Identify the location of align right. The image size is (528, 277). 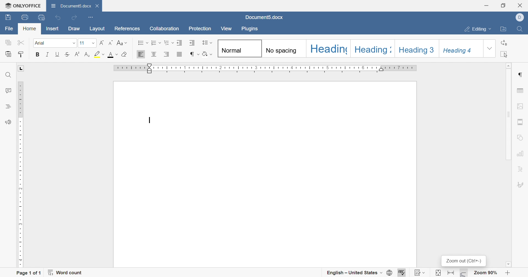
(167, 54).